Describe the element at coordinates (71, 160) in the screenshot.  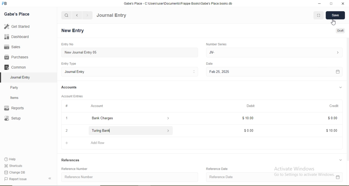
I see `References.` at that location.